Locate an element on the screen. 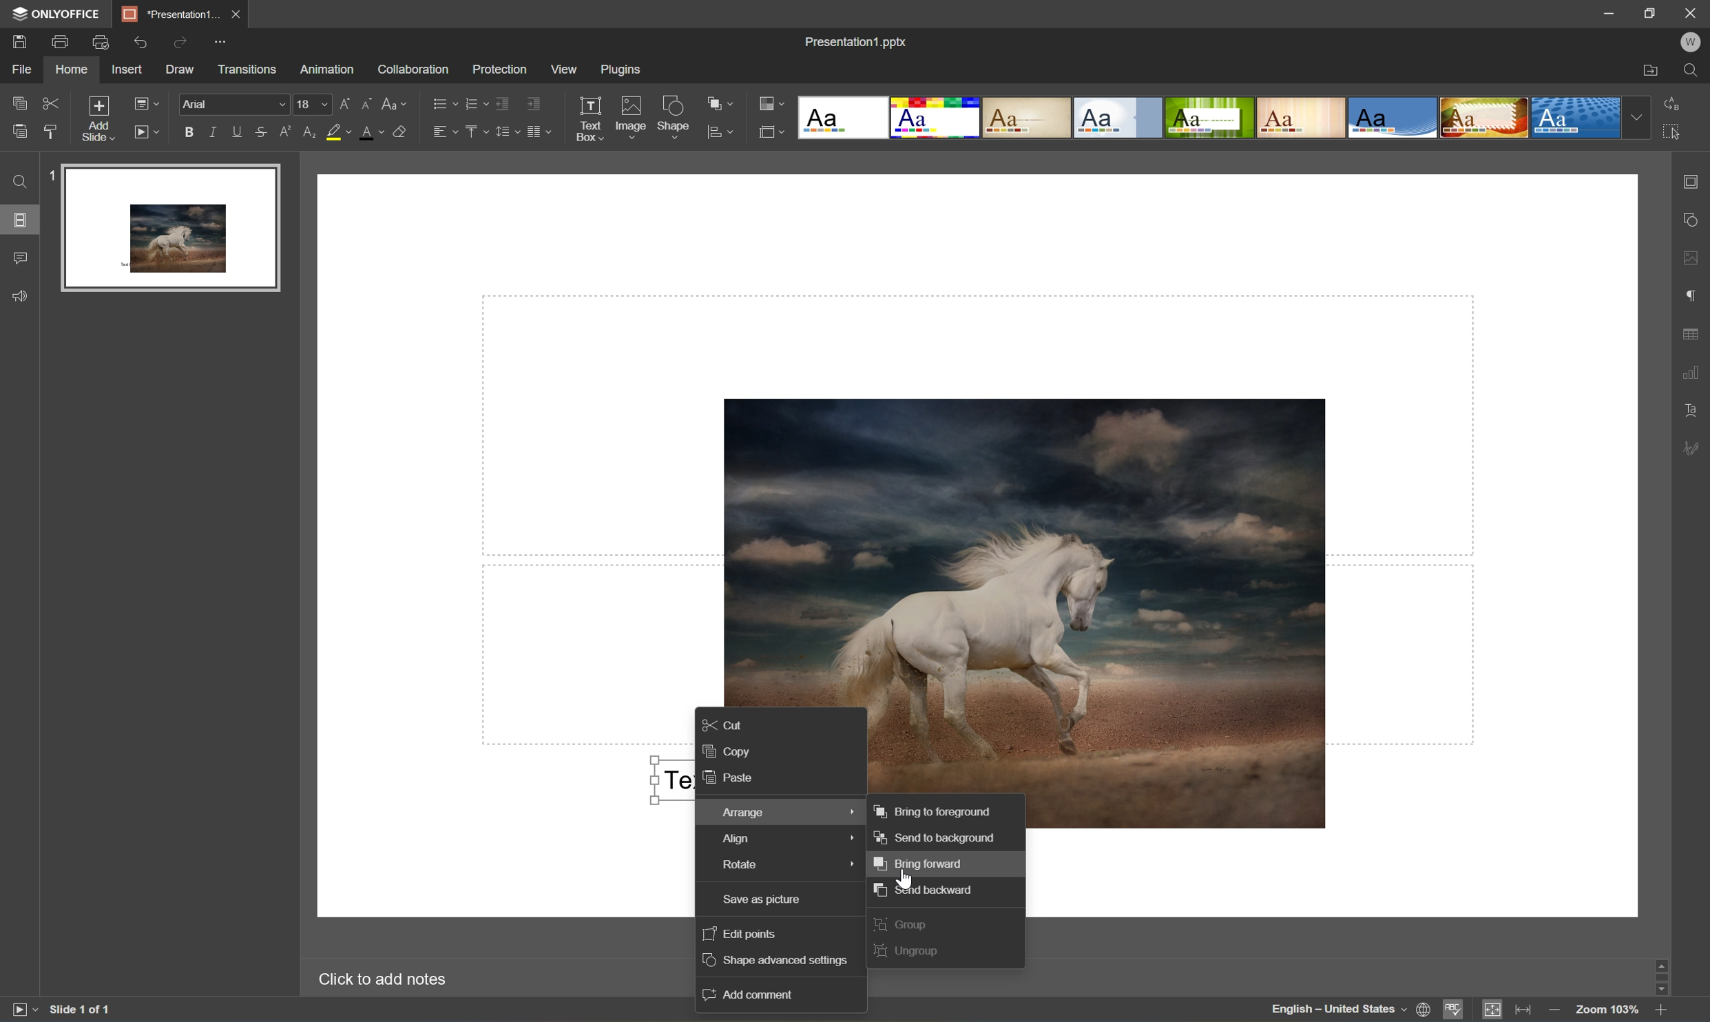 This screenshot has height=1022, width=1710. Select all is located at coordinates (1673, 129).